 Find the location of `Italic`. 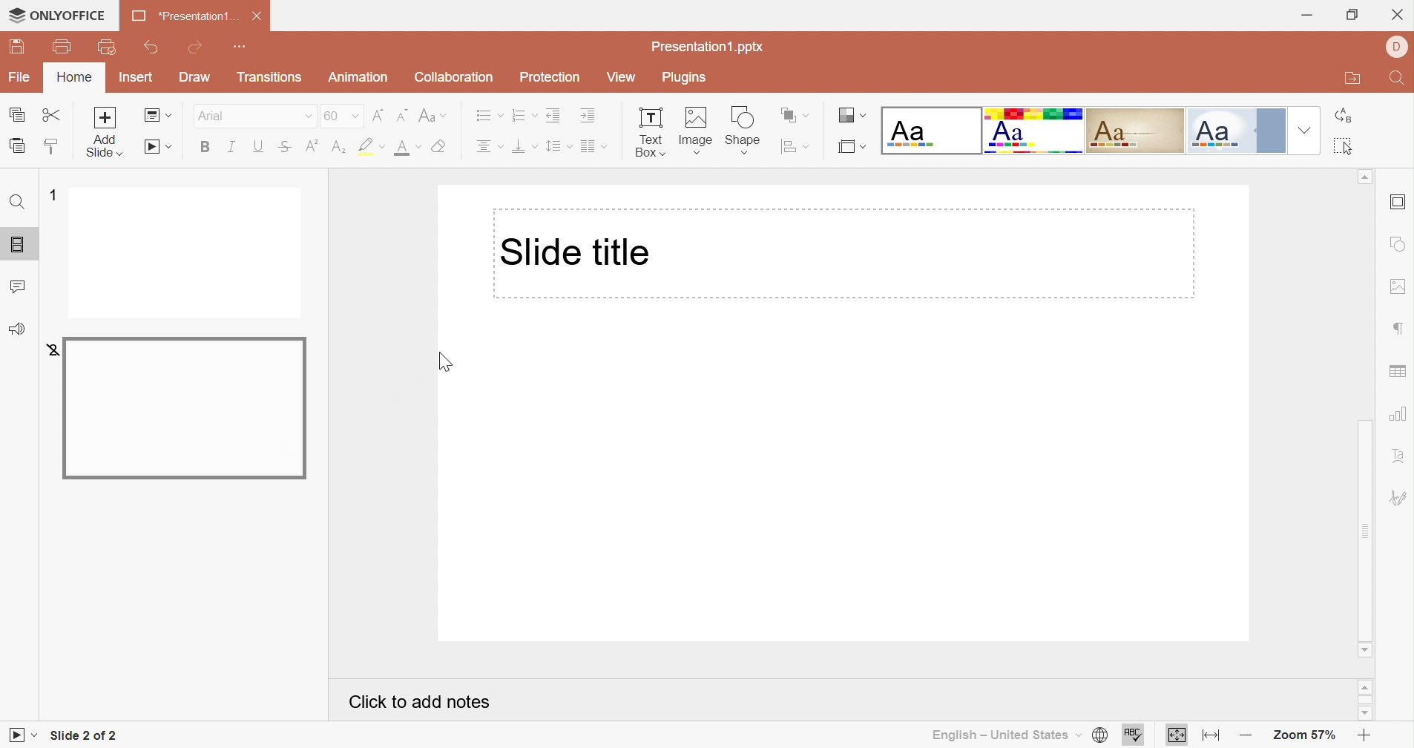

Italic is located at coordinates (234, 148).